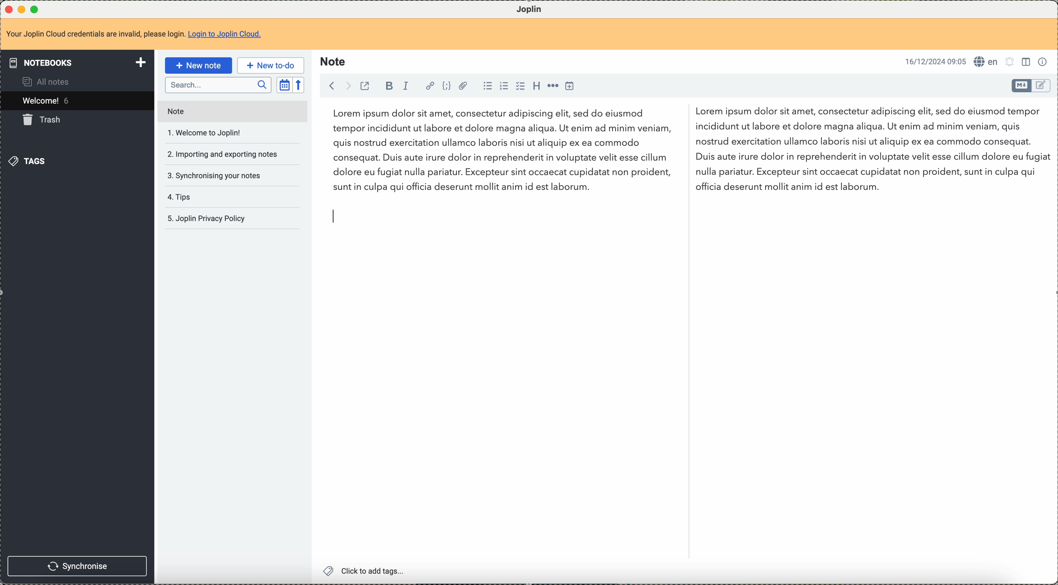 The image size is (1058, 585). What do you see at coordinates (184, 198) in the screenshot?
I see `tips` at bounding box center [184, 198].